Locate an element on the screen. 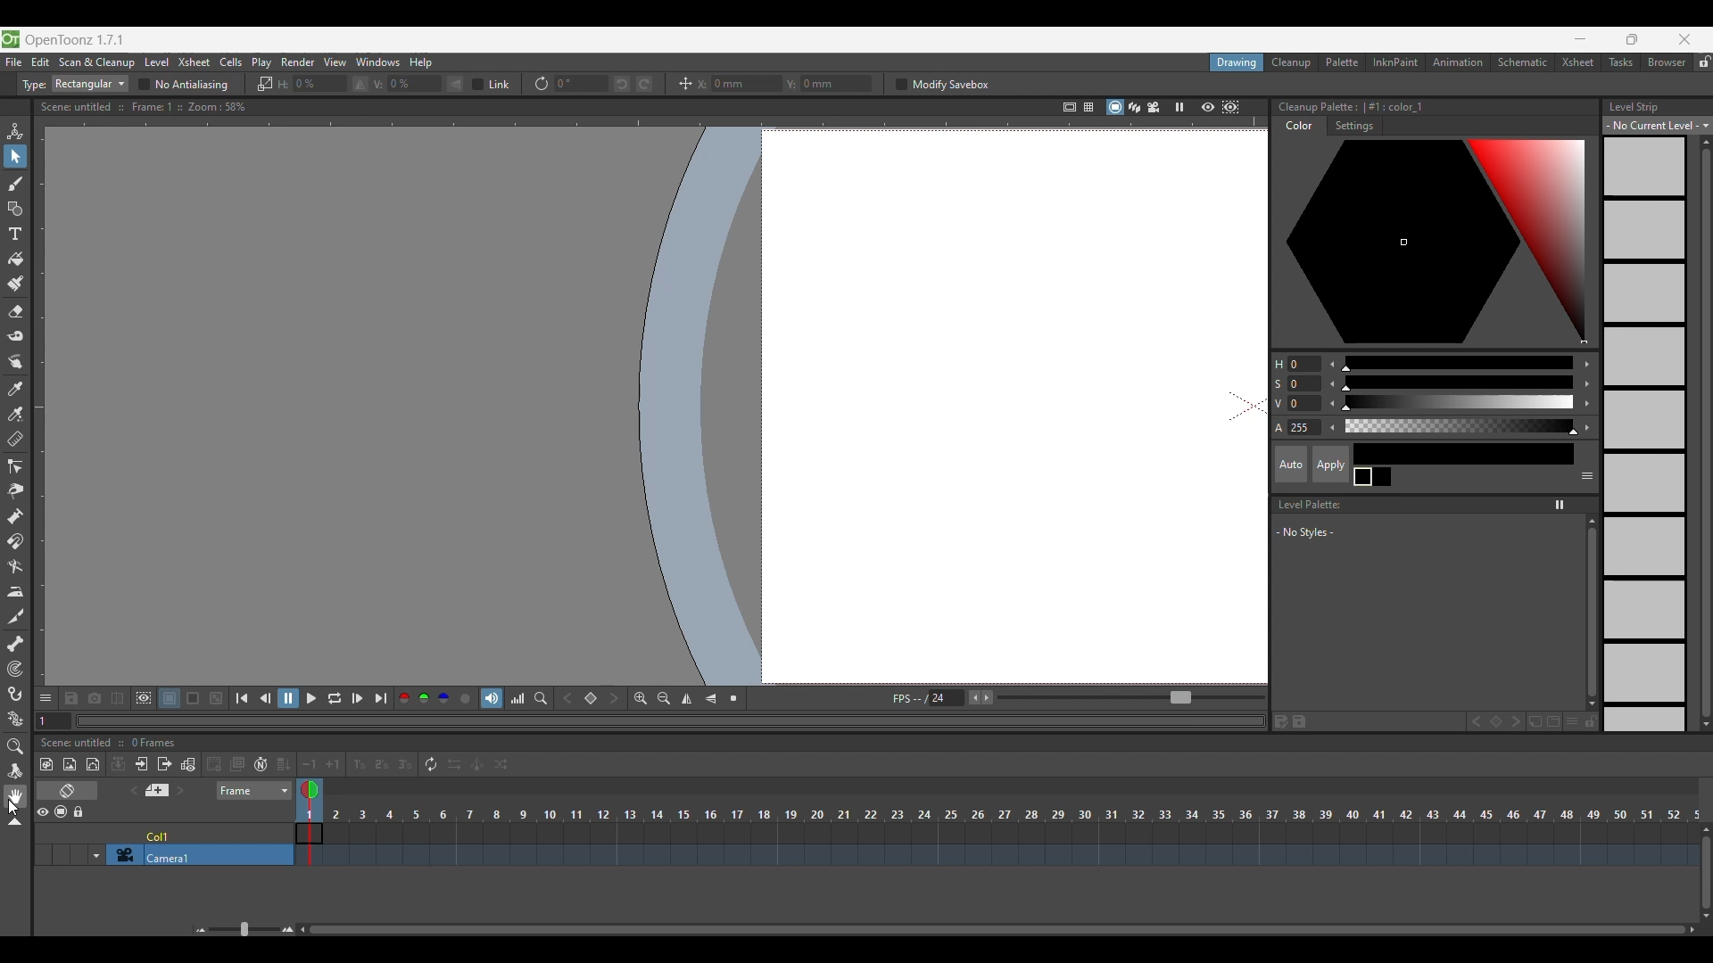  New style is located at coordinates (1565, 721).